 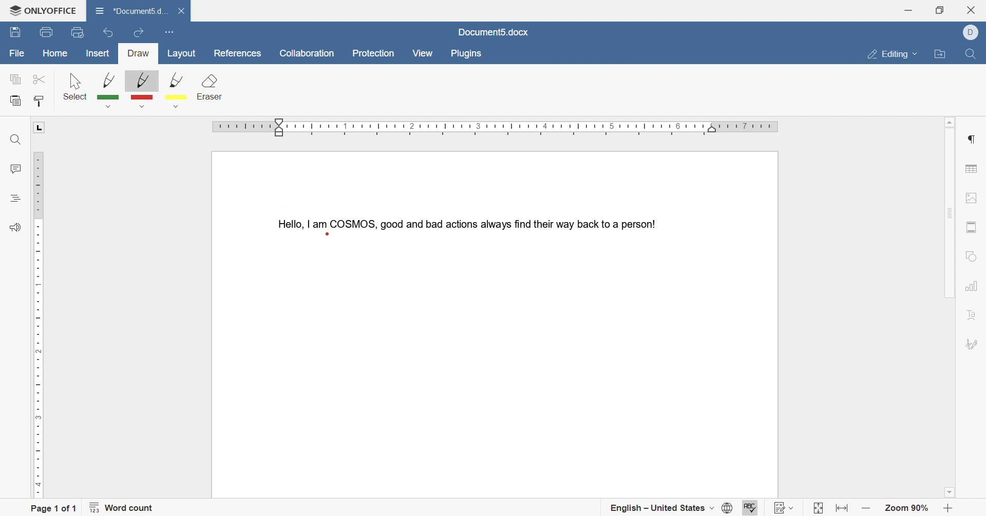 What do you see at coordinates (184, 54) in the screenshot?
I see `layout` at bounding box center [184, 54].